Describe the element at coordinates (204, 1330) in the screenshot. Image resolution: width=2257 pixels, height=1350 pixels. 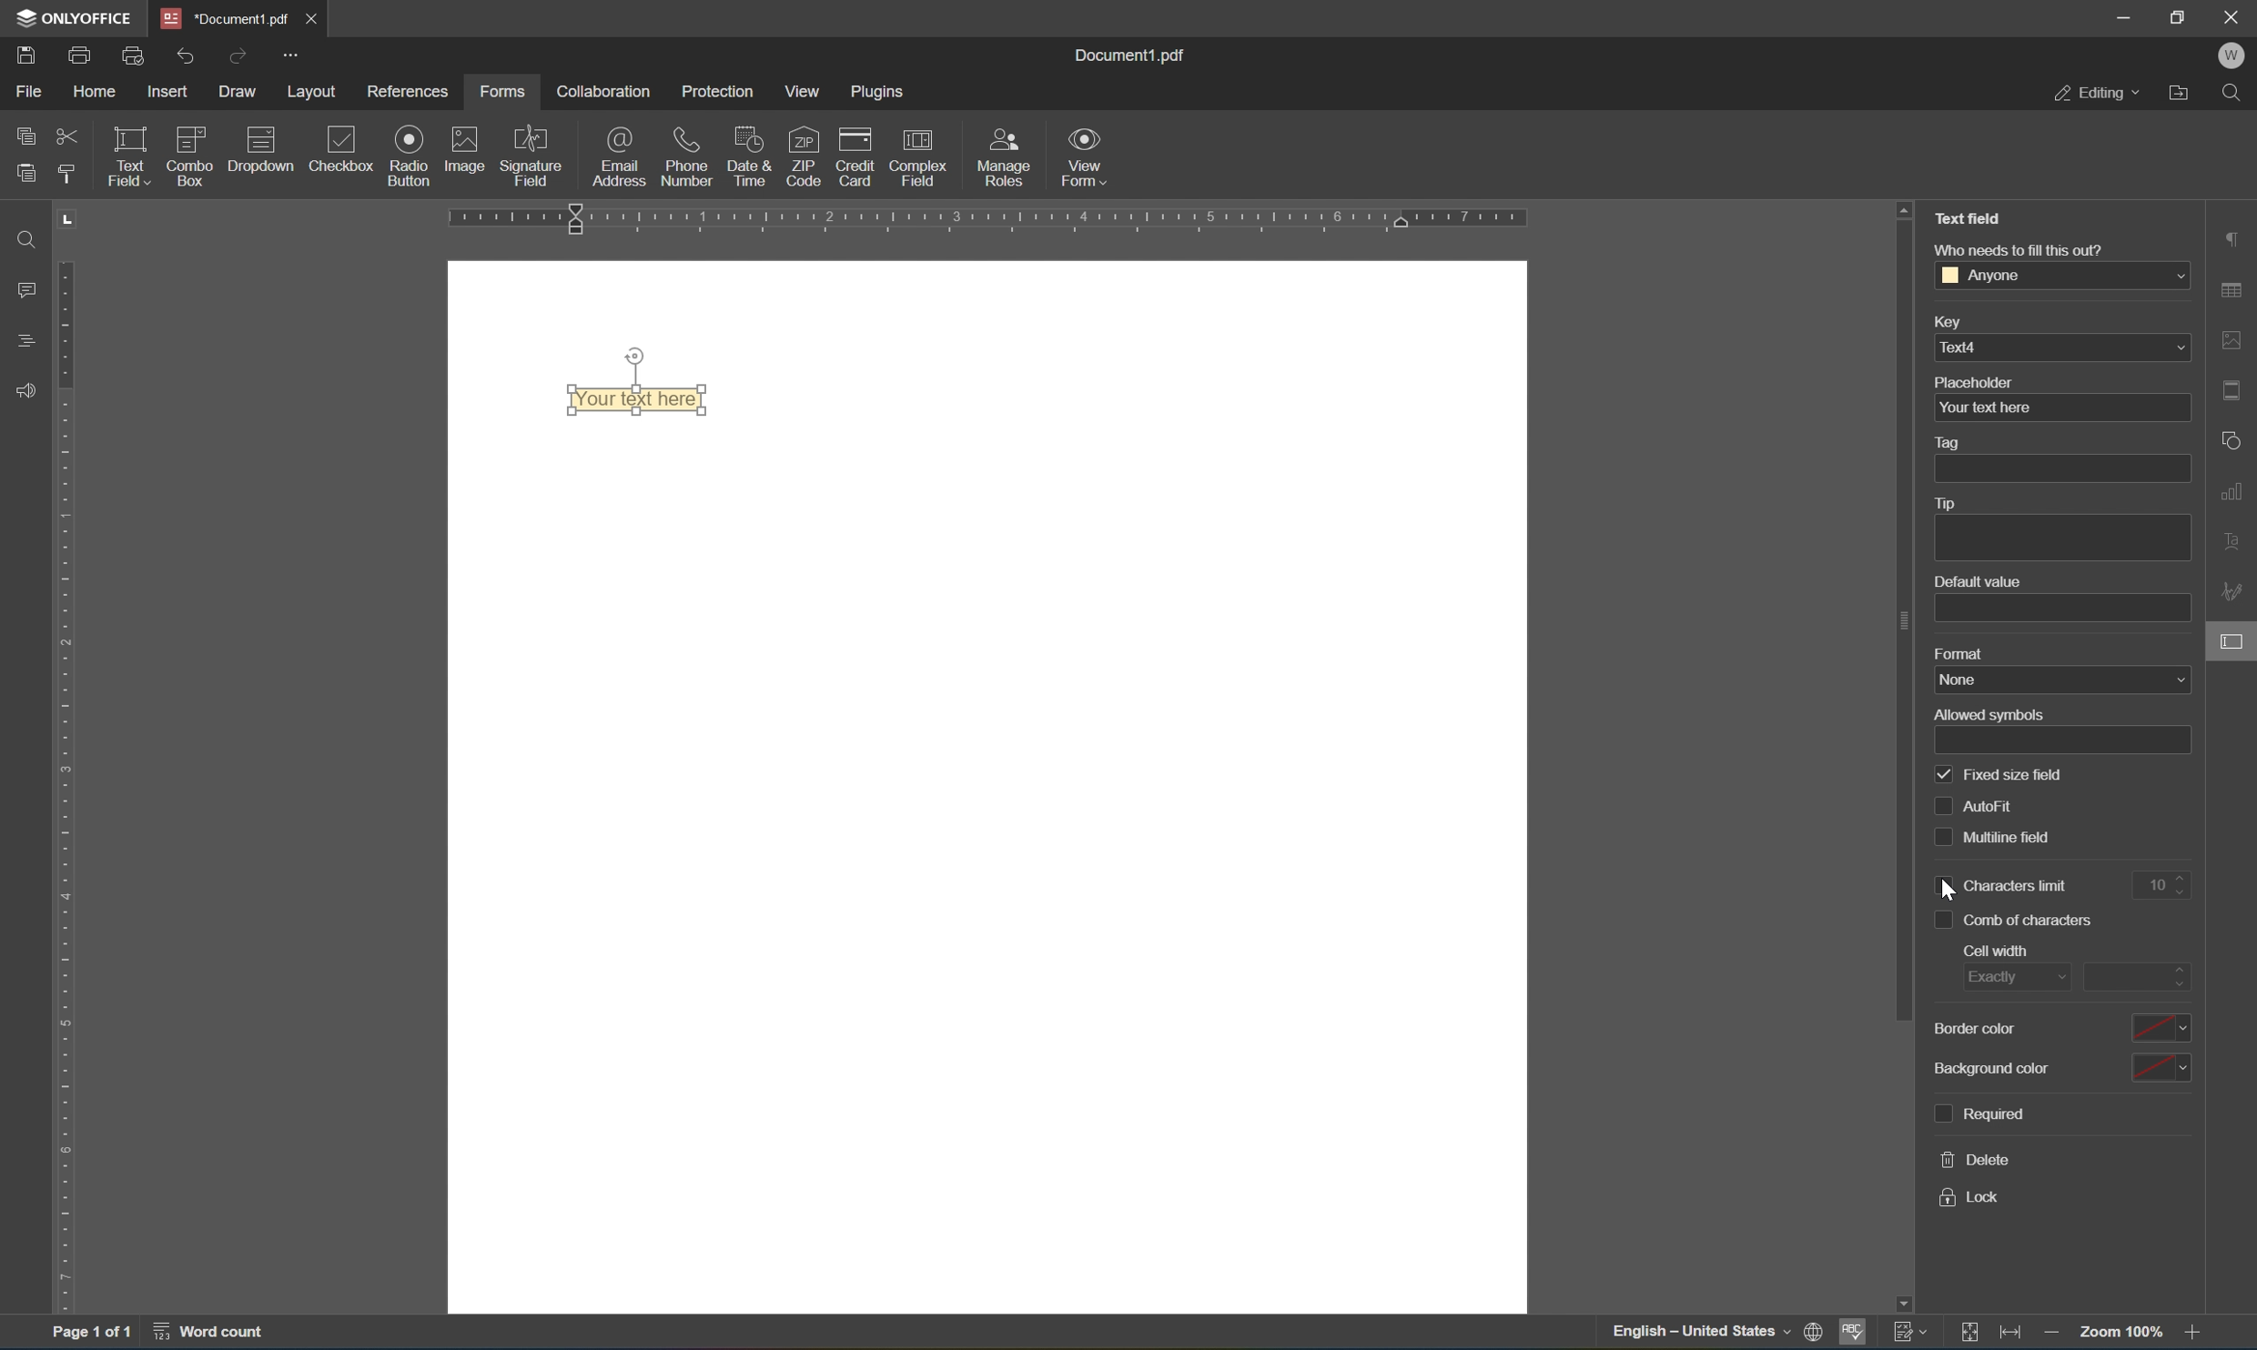
I see `word count` at that location.